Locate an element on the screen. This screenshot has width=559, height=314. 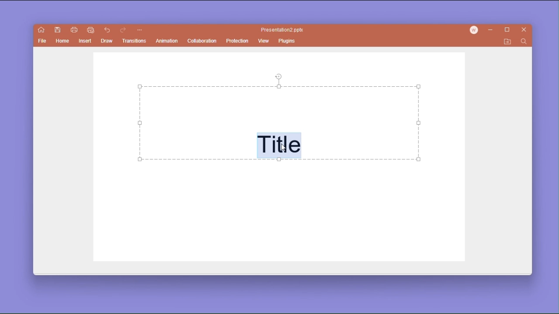
home is located at coordinates (63, 42).